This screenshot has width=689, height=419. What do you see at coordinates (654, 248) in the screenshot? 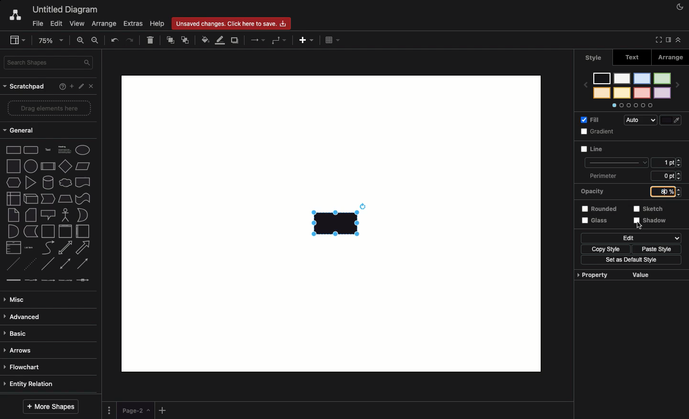
I see `Paste style` at bounding box center [654, 248].